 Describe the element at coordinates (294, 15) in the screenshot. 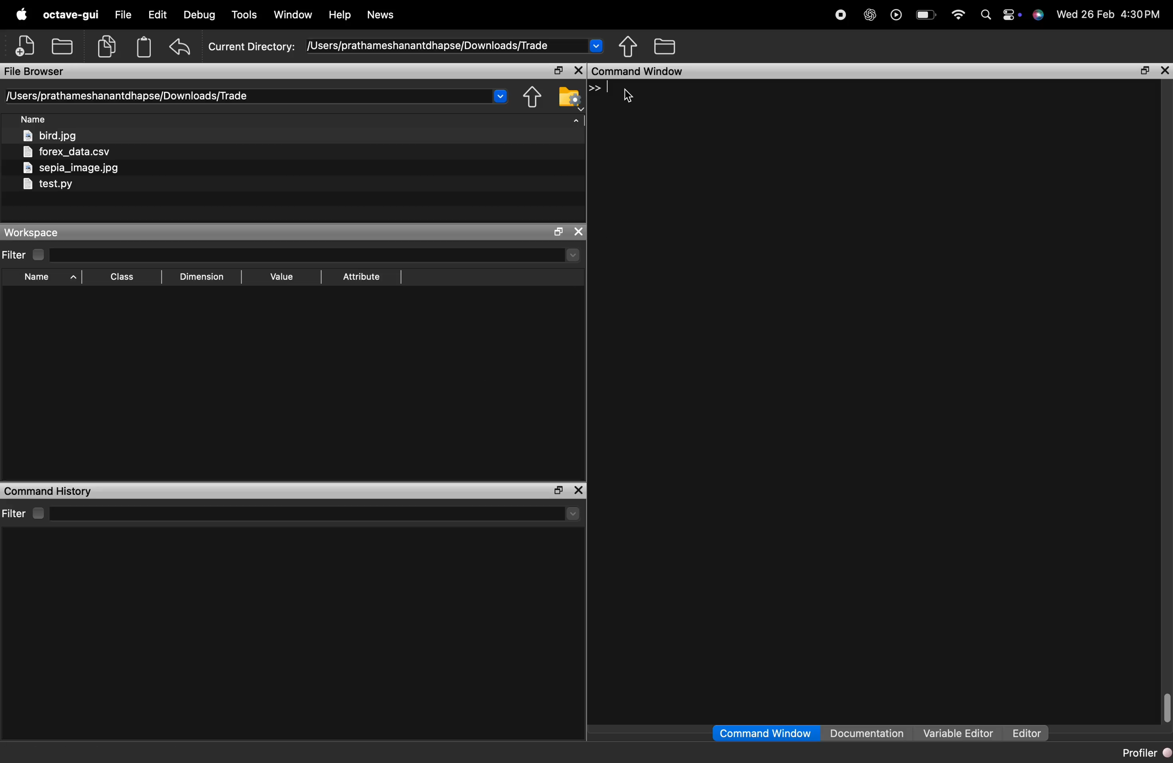

I see `window` at that location.